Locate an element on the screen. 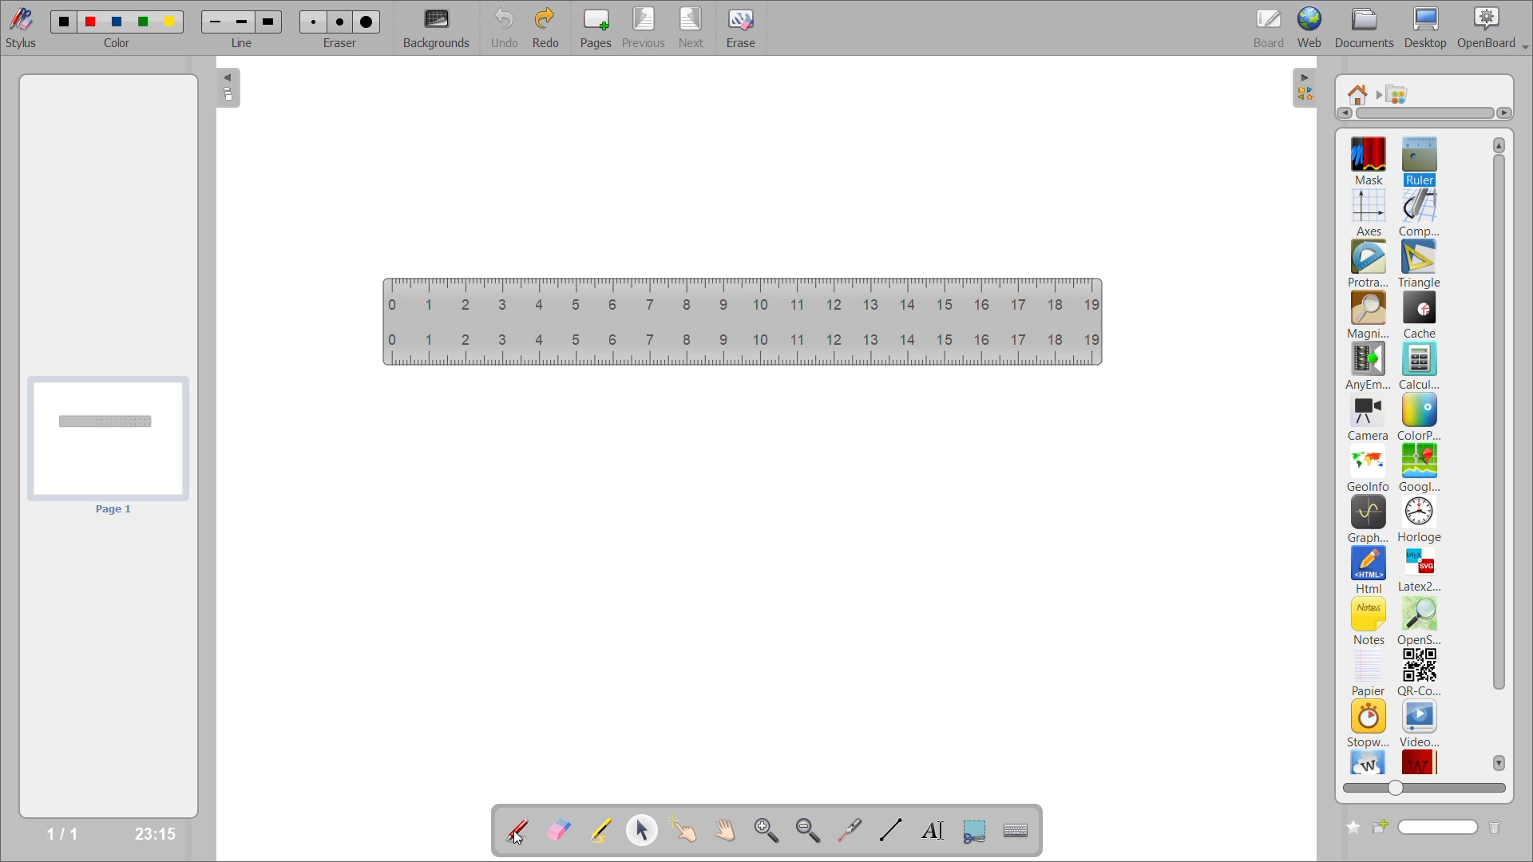 Image resolution: width=1533 pixels, height=862 pixels. erase annotation is located at coordinates (561, 830).